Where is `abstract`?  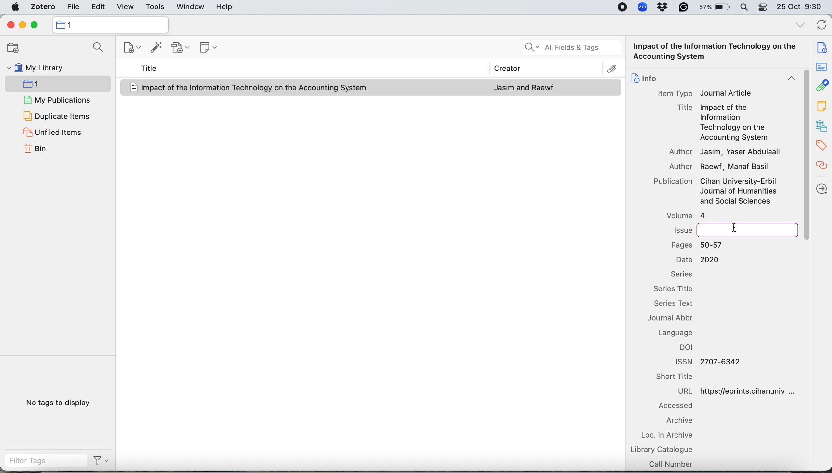
abstract is located at coordinates (823, 69).